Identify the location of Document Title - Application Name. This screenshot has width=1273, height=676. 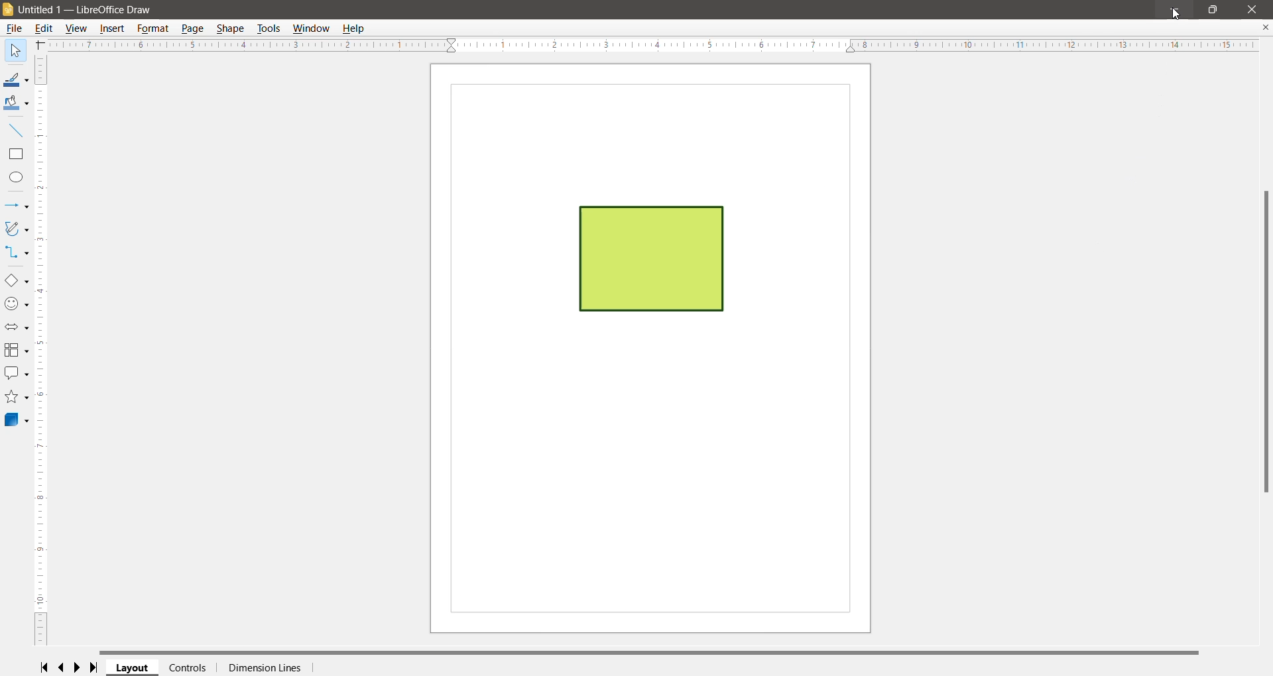
(89, 10).